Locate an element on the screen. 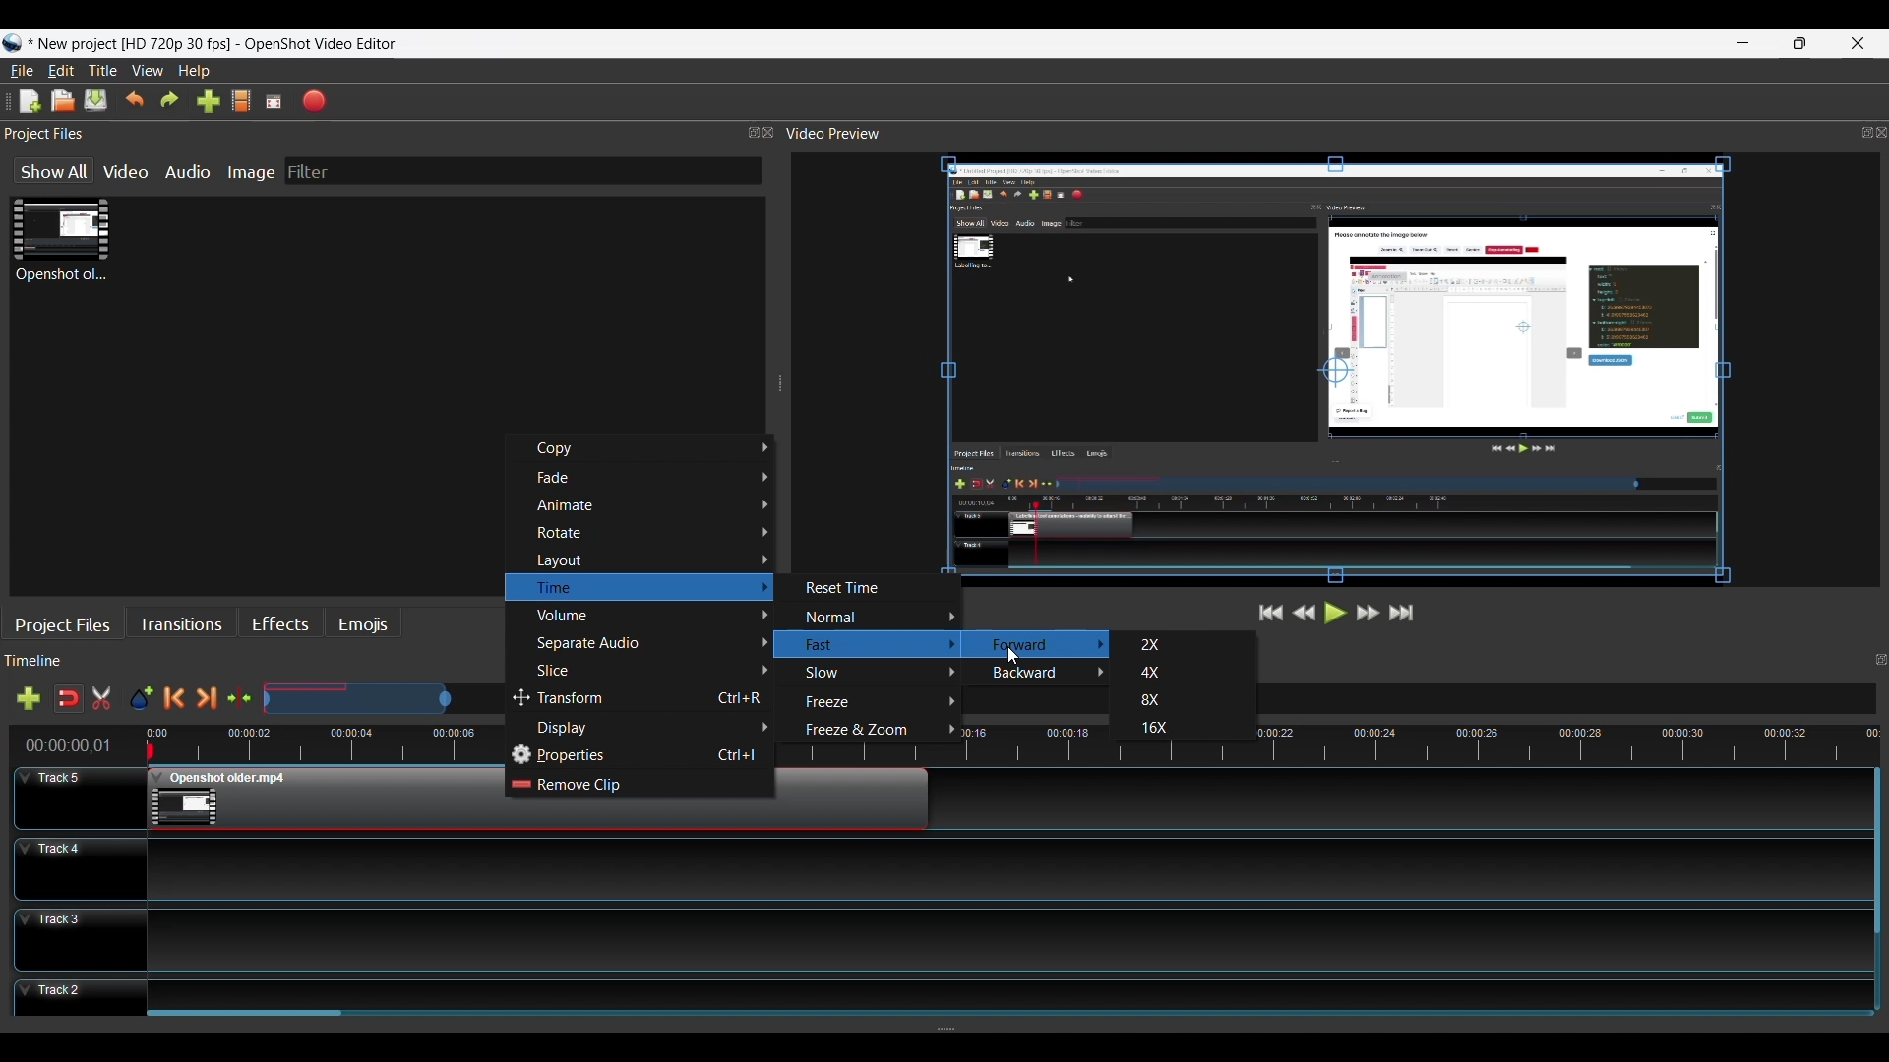 Image resolution: width=1889 pixels, height=1062 pixels. Snap is located at coordinates (68, 699).